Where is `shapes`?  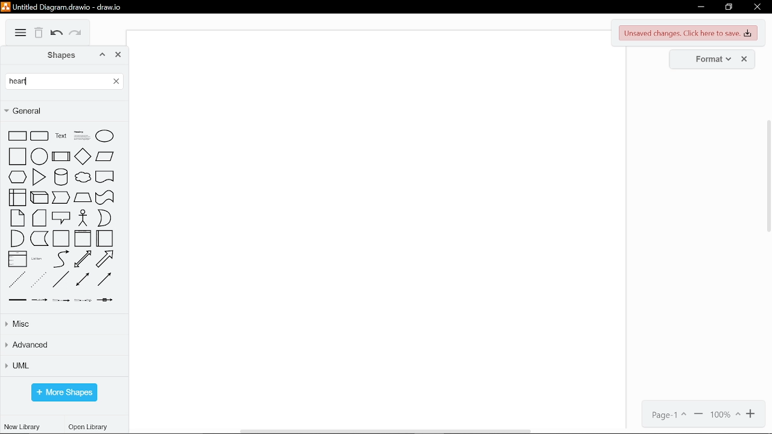 shapes is located at coordinates (55, 55).